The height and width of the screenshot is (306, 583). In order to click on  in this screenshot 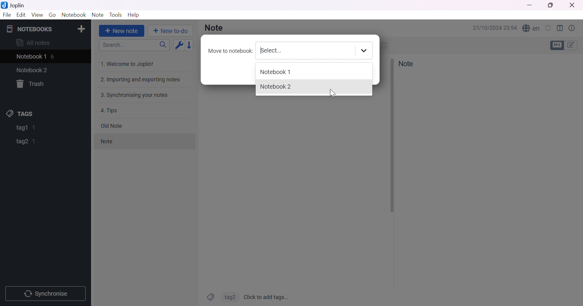, I will do `click(391, 135)`.